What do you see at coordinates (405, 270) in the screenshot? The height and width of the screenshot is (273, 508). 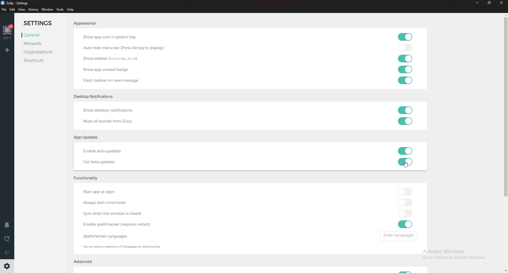 I see `Toggle` at bounding box center [405, 270].